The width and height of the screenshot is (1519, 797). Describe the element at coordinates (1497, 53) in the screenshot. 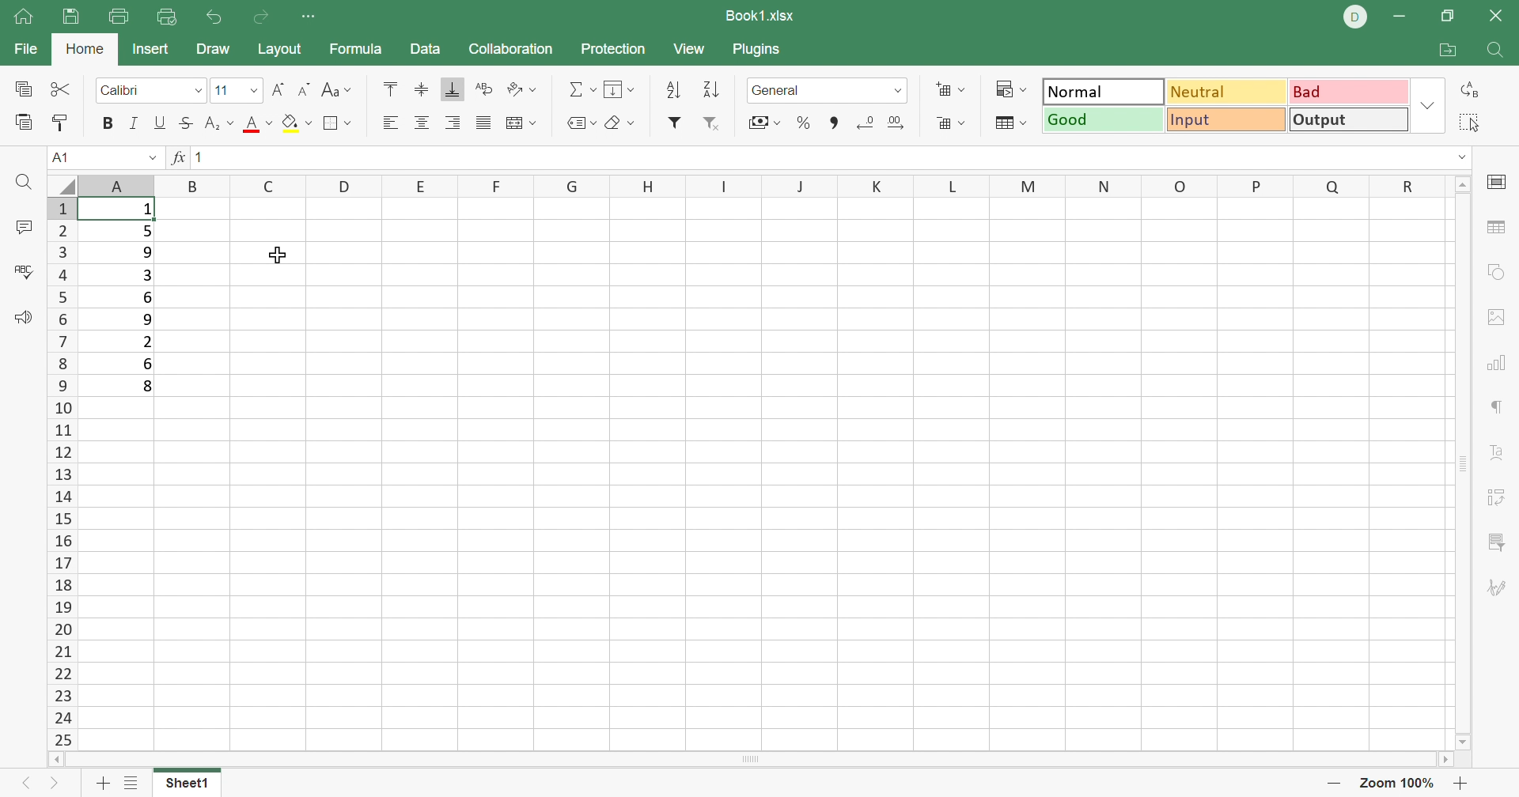

I see `Find` at that location.